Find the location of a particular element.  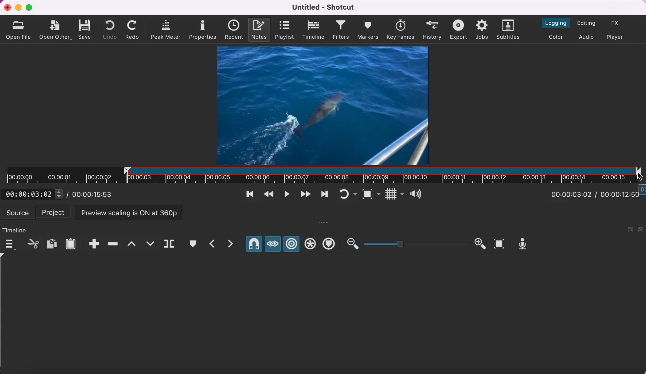

maximize is located at coordinates (31, 8).